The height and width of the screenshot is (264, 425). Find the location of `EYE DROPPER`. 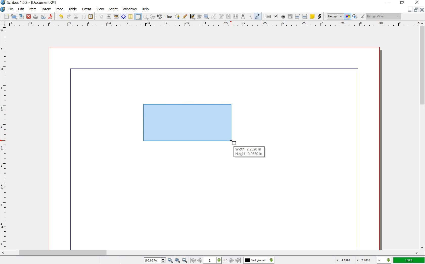

EYE DROPPER is located at coordinates (258, 16).